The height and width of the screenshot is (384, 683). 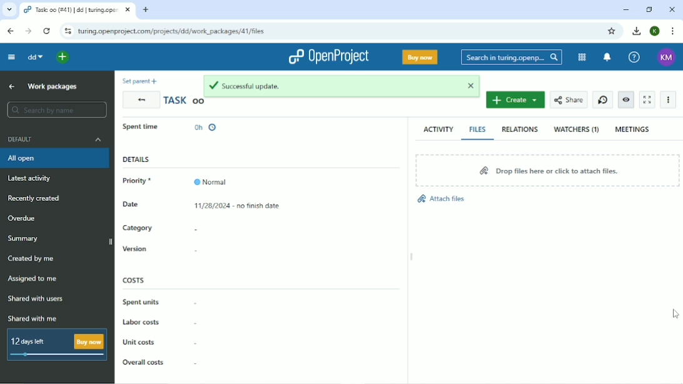 What do you see at coordinates (28, 31) in the screenshot?
I see `Forward` at bounding box center [28, 31].